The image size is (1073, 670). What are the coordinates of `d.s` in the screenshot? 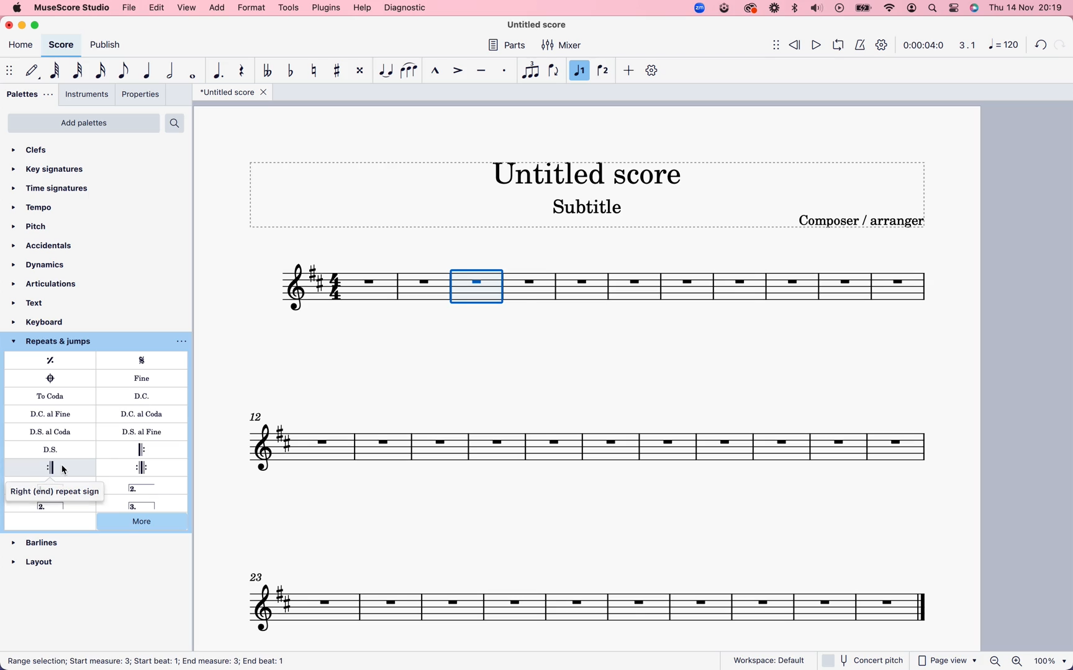 It's located at (53, 450).